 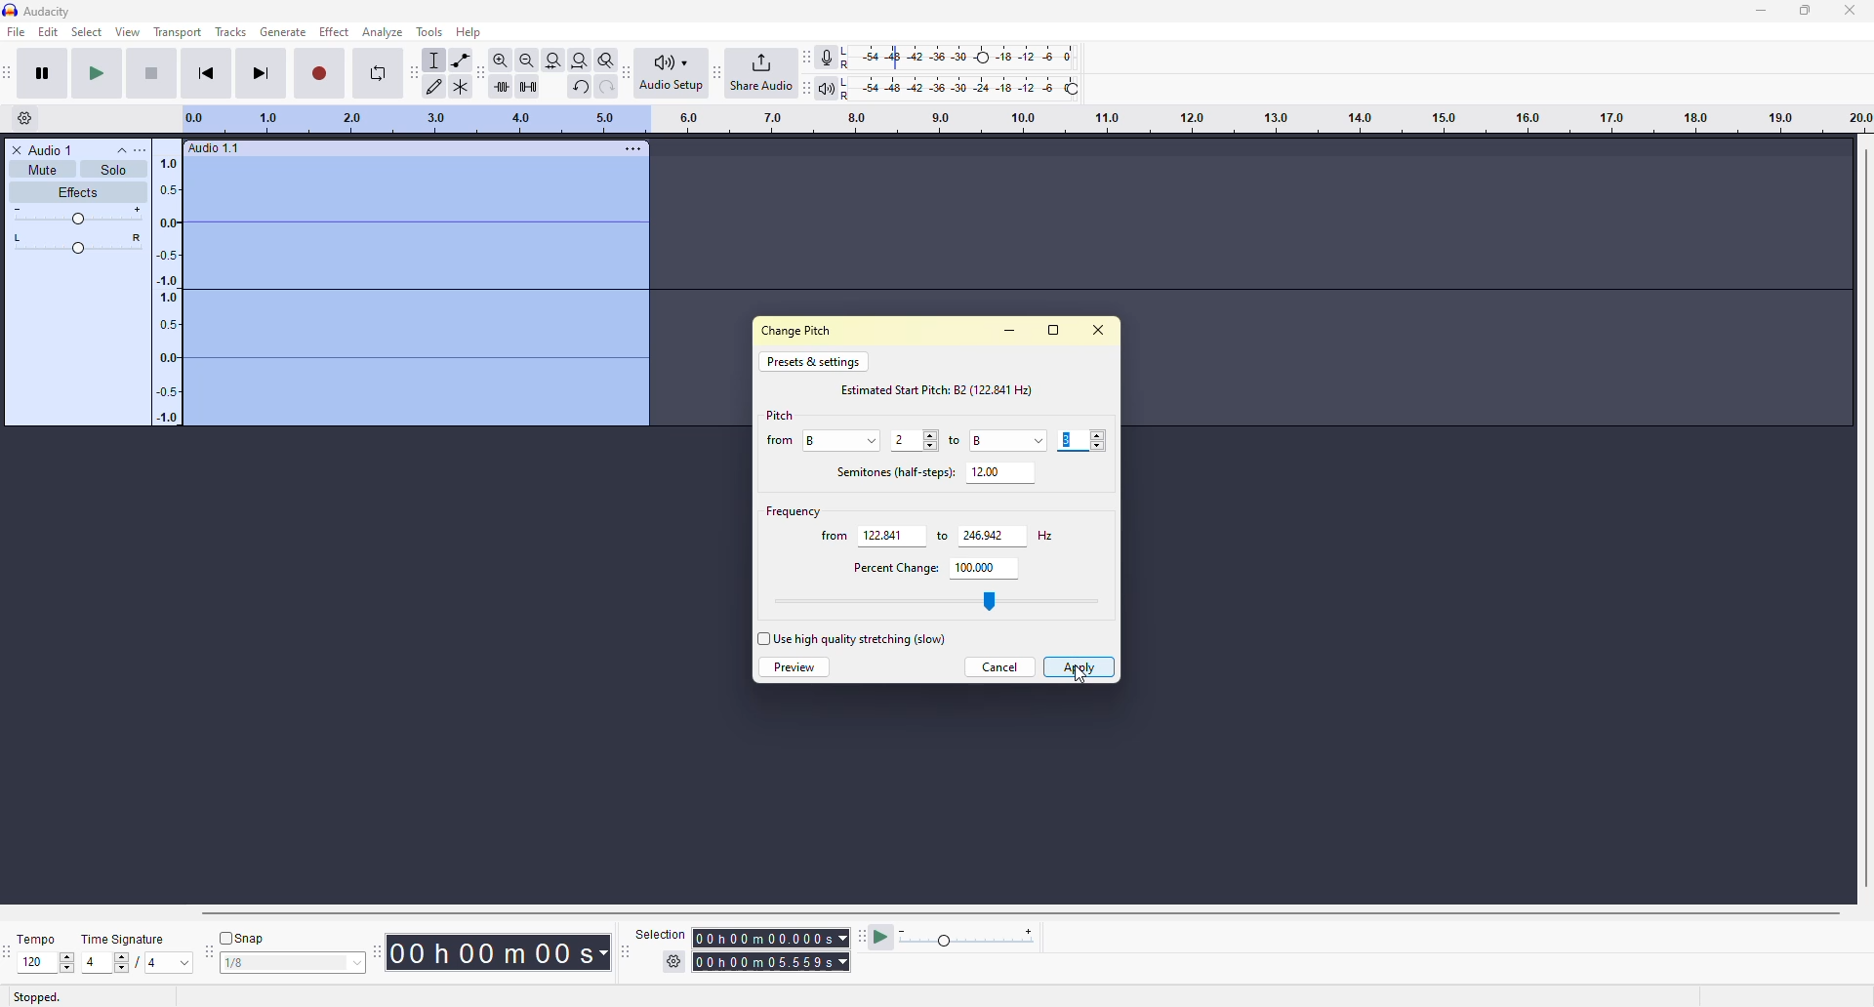 I want to click on mute, so click(x=41, y=170).